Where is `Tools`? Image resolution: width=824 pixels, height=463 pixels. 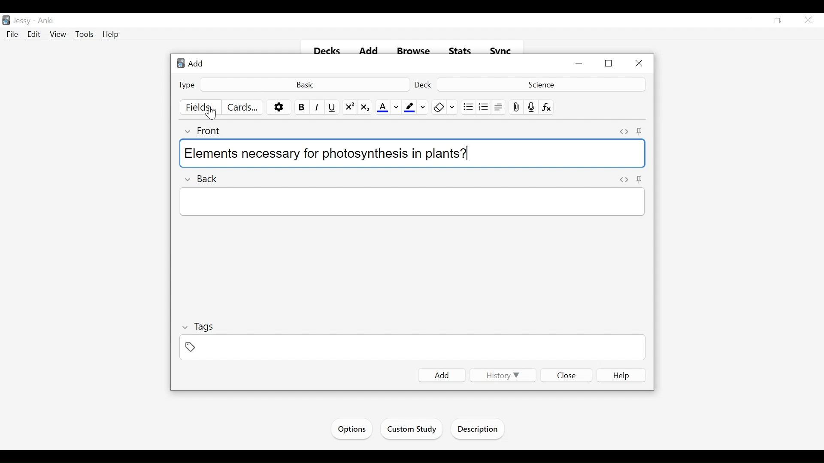
Tools is located at coordinates (84, 35).